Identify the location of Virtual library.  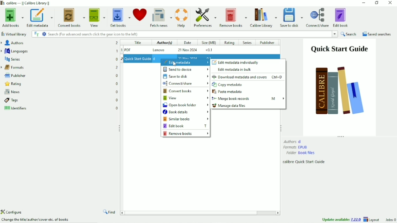
(15, 34).